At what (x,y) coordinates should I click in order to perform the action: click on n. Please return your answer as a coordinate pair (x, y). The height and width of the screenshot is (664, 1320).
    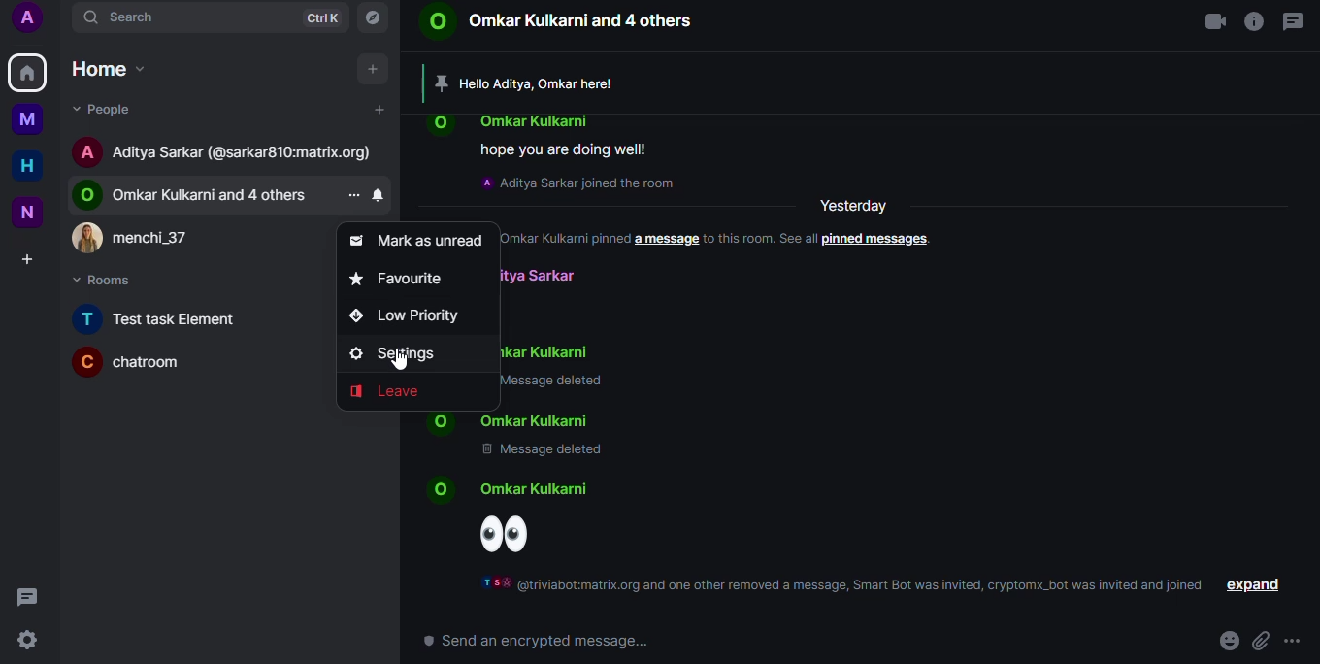
    Looking at the image, I should click on (34, 212).